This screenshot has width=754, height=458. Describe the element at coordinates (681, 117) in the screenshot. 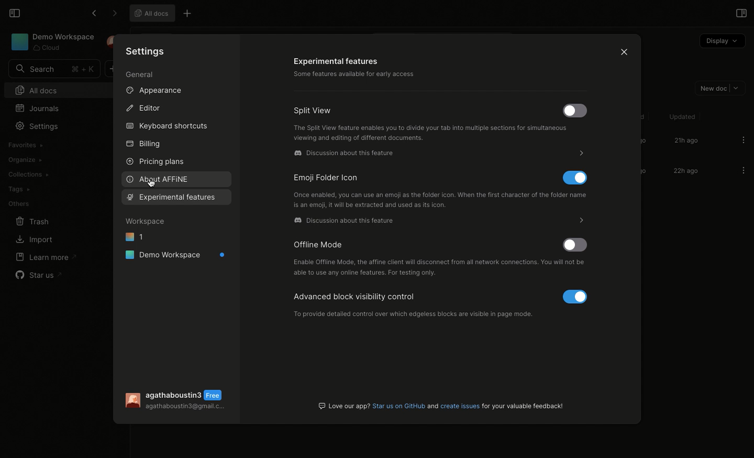

I see `Updated` at that location.